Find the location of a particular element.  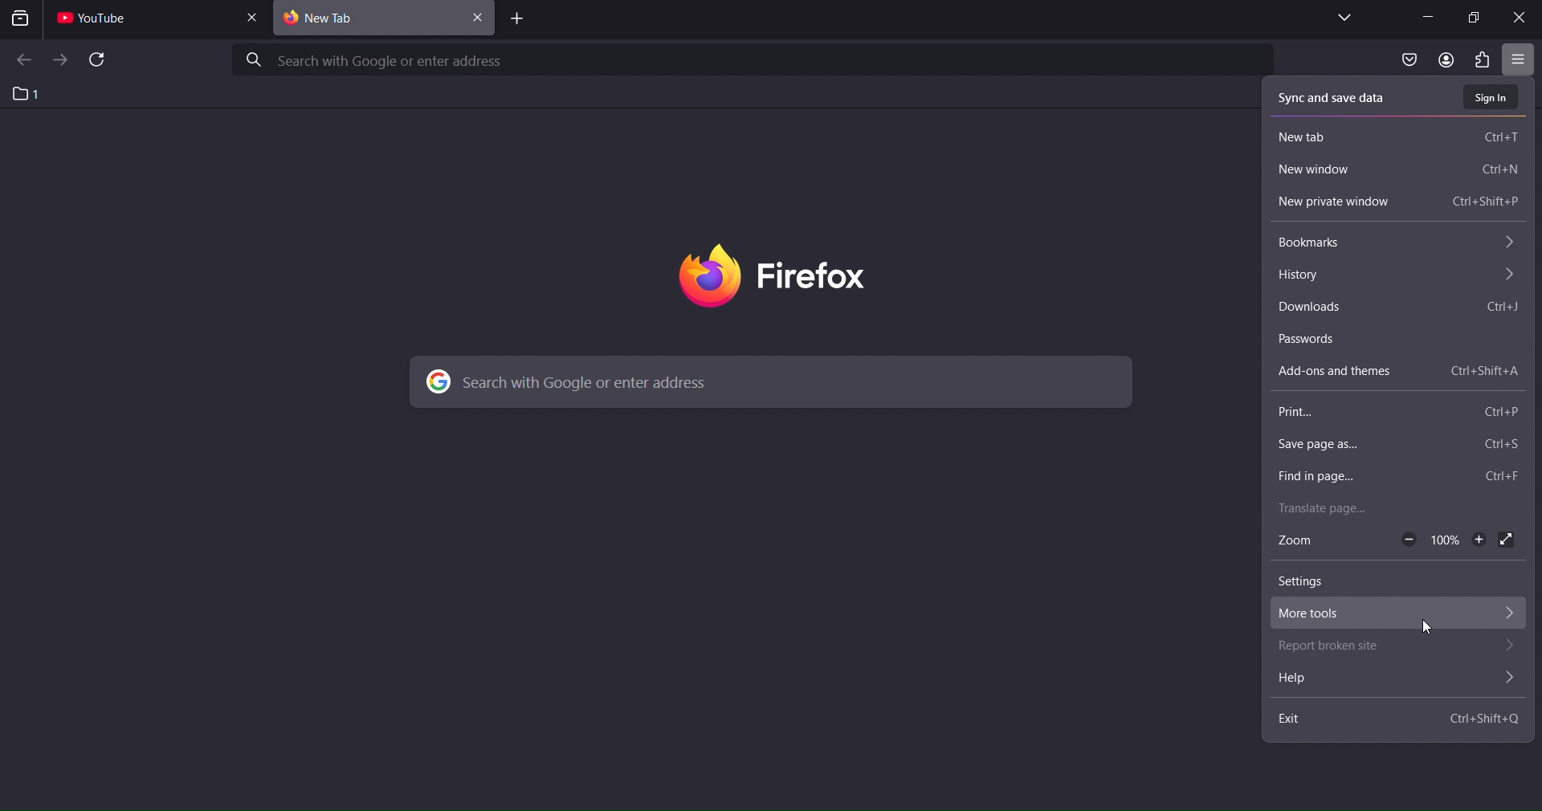

cursor is located at coordinates (1426, 628).